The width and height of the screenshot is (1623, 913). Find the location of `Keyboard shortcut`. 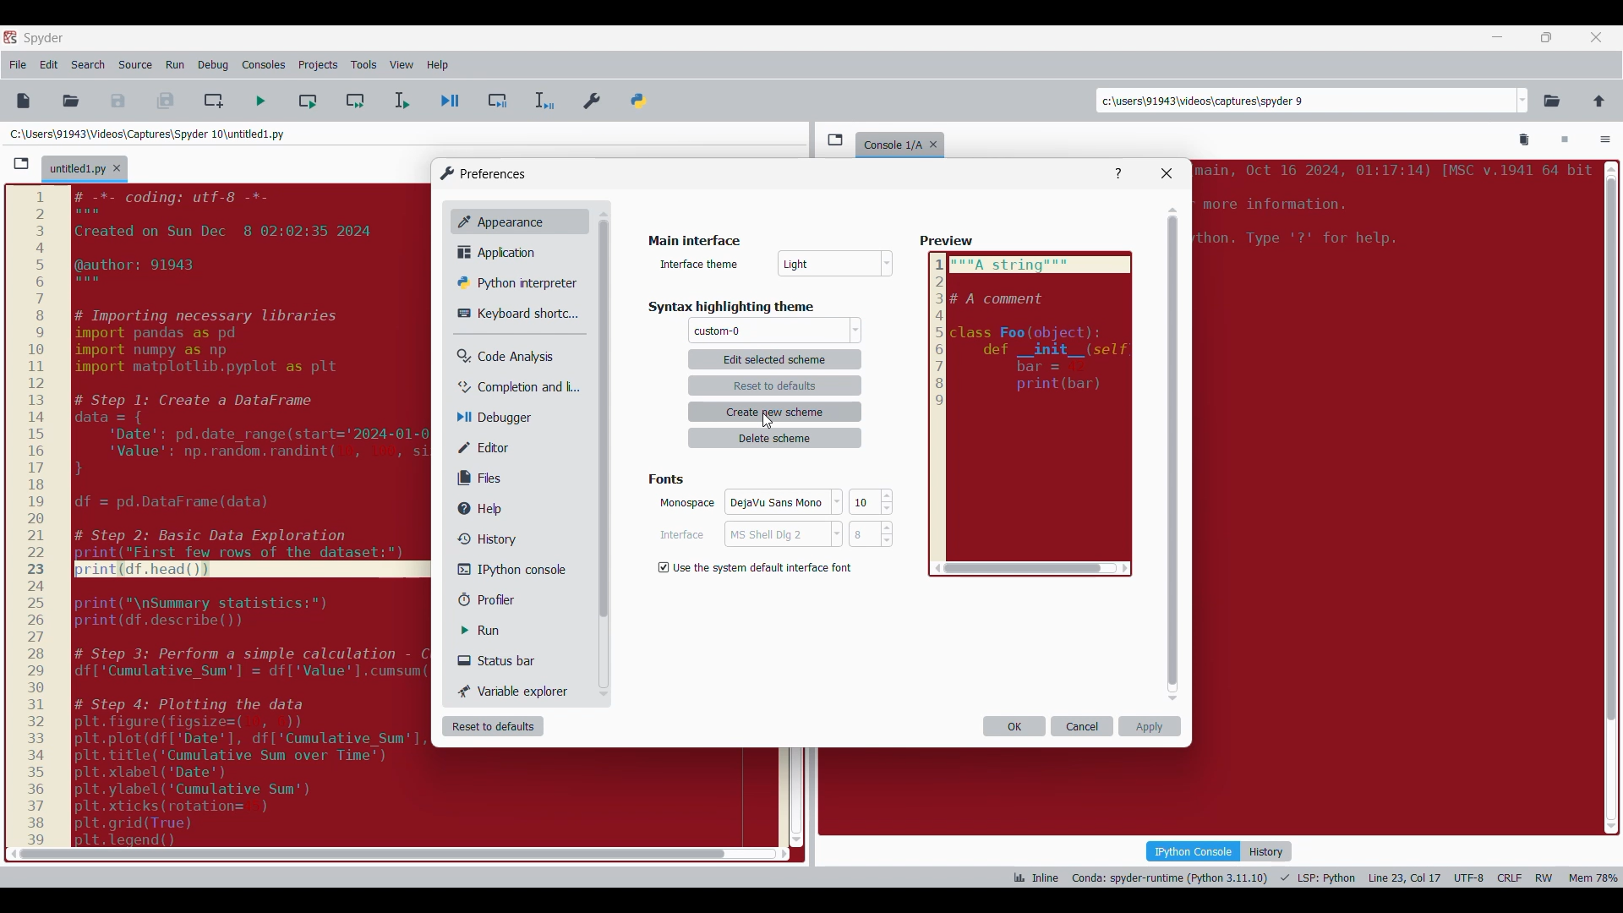

Keyboard shortcut is located at coordinates (519, 314).